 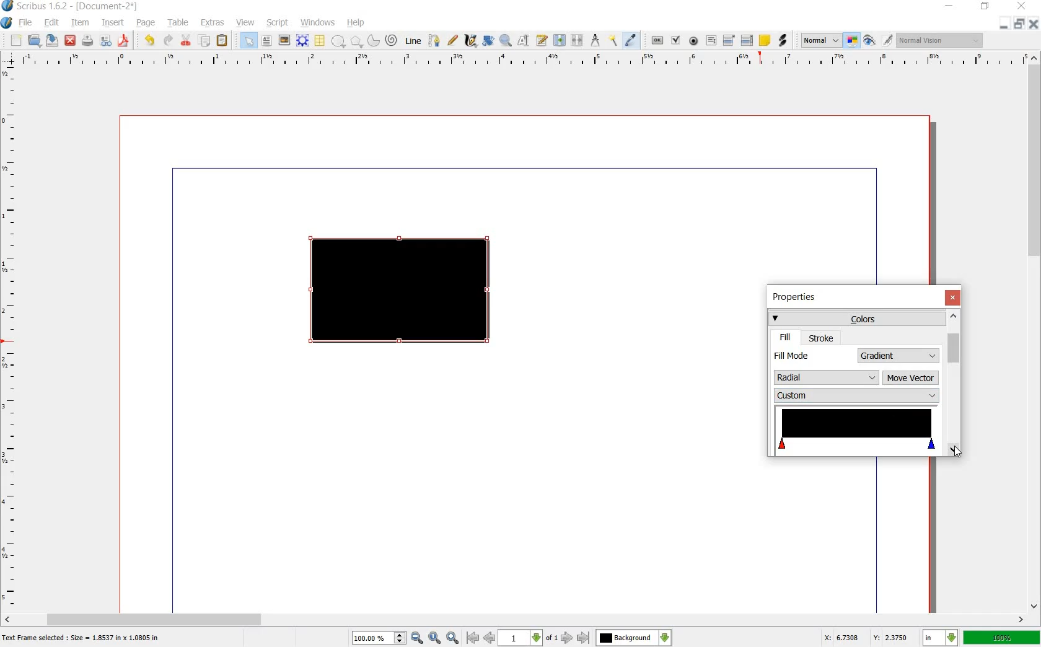 What do you see at coordinates (87, 41) in the screenshot?
I see `print` at bounding box center [87, 41].